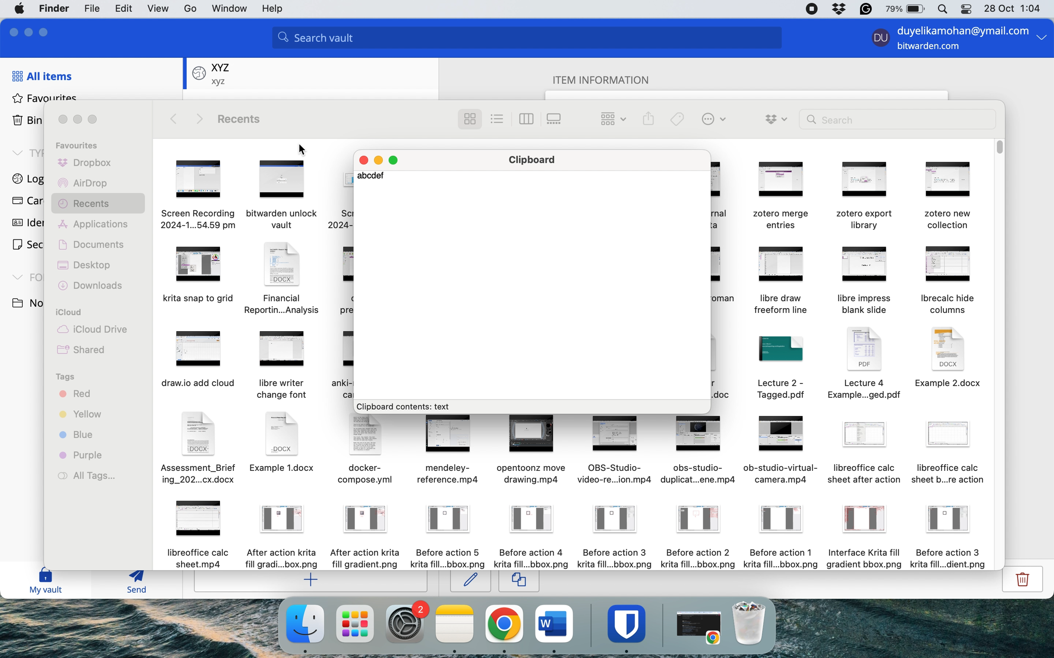  I want to click on system files, so click(251, 287).